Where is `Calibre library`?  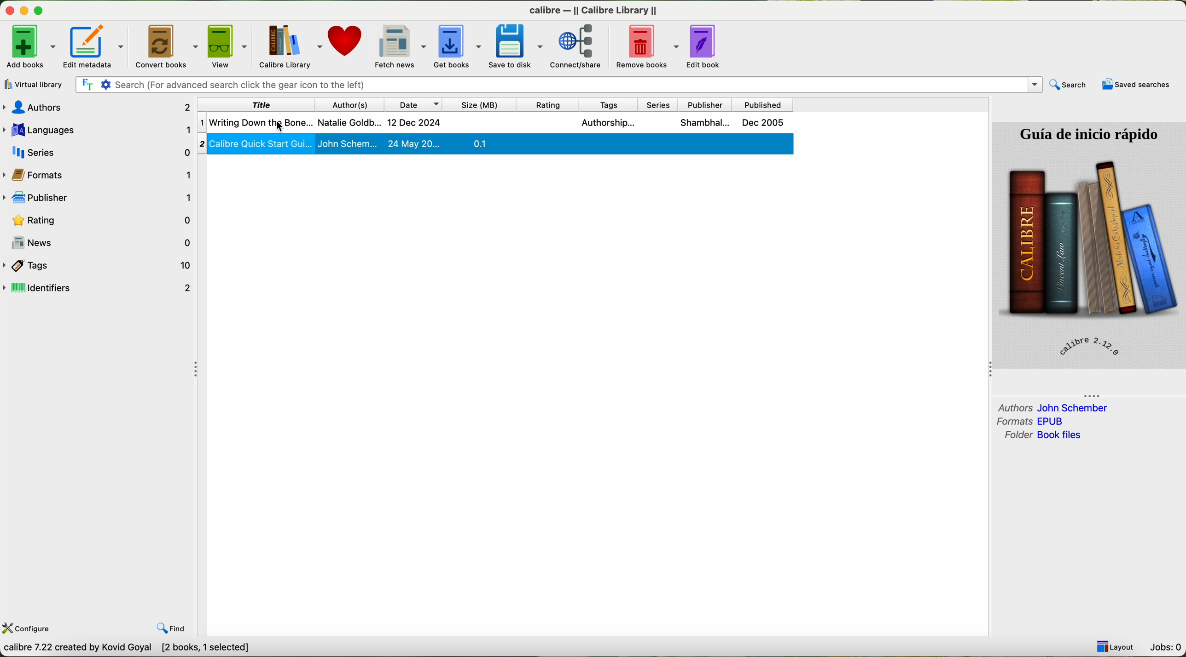
Calibre library is located at coordinates (291, 45).